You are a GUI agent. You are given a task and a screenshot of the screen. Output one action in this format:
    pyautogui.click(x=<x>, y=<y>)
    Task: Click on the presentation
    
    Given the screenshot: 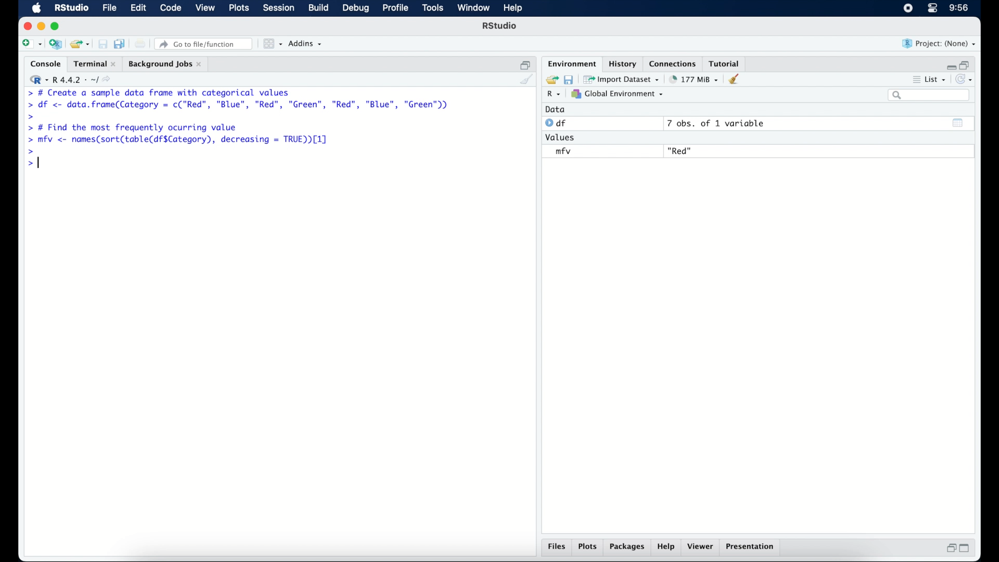 What is the action you would take?
    pyautogui.click(x=752, y=547)
    